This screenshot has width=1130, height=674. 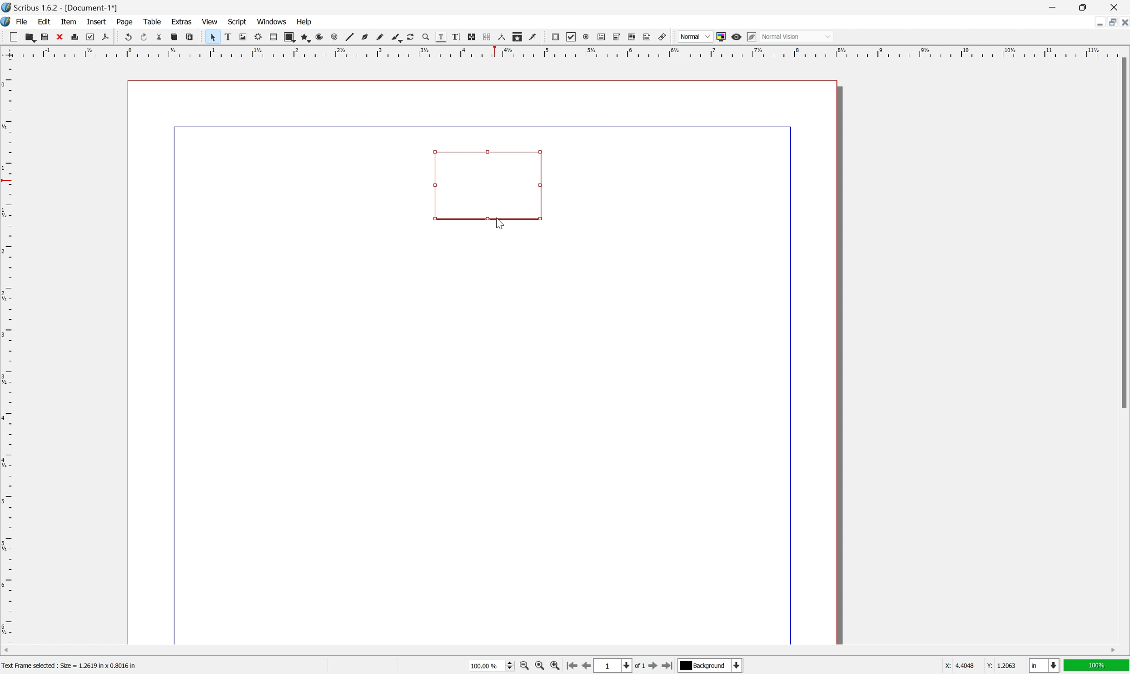 What do you see at coordinates (82, 664) in the screenshot?
I see `Text Frame Selected : Size = 1.2619 in x 0.8016 in` at bounding box center [82, 664].